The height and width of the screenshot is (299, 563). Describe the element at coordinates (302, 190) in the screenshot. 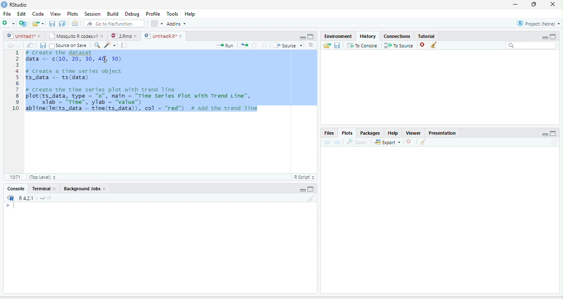

I see `Minimize` at that location.